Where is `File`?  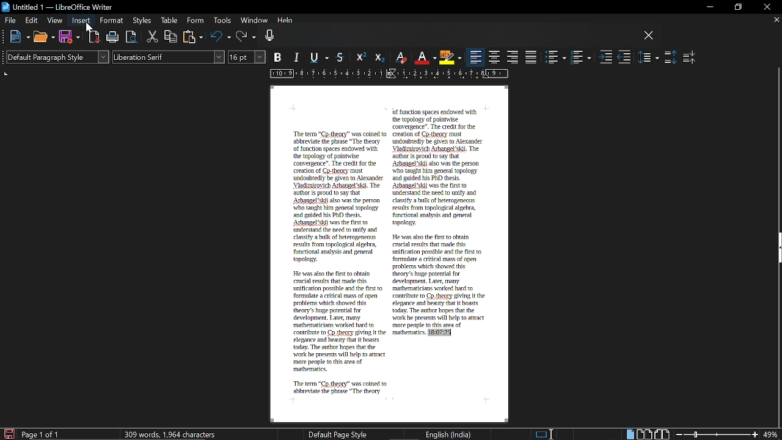 File is located at coordinates (10, 20).